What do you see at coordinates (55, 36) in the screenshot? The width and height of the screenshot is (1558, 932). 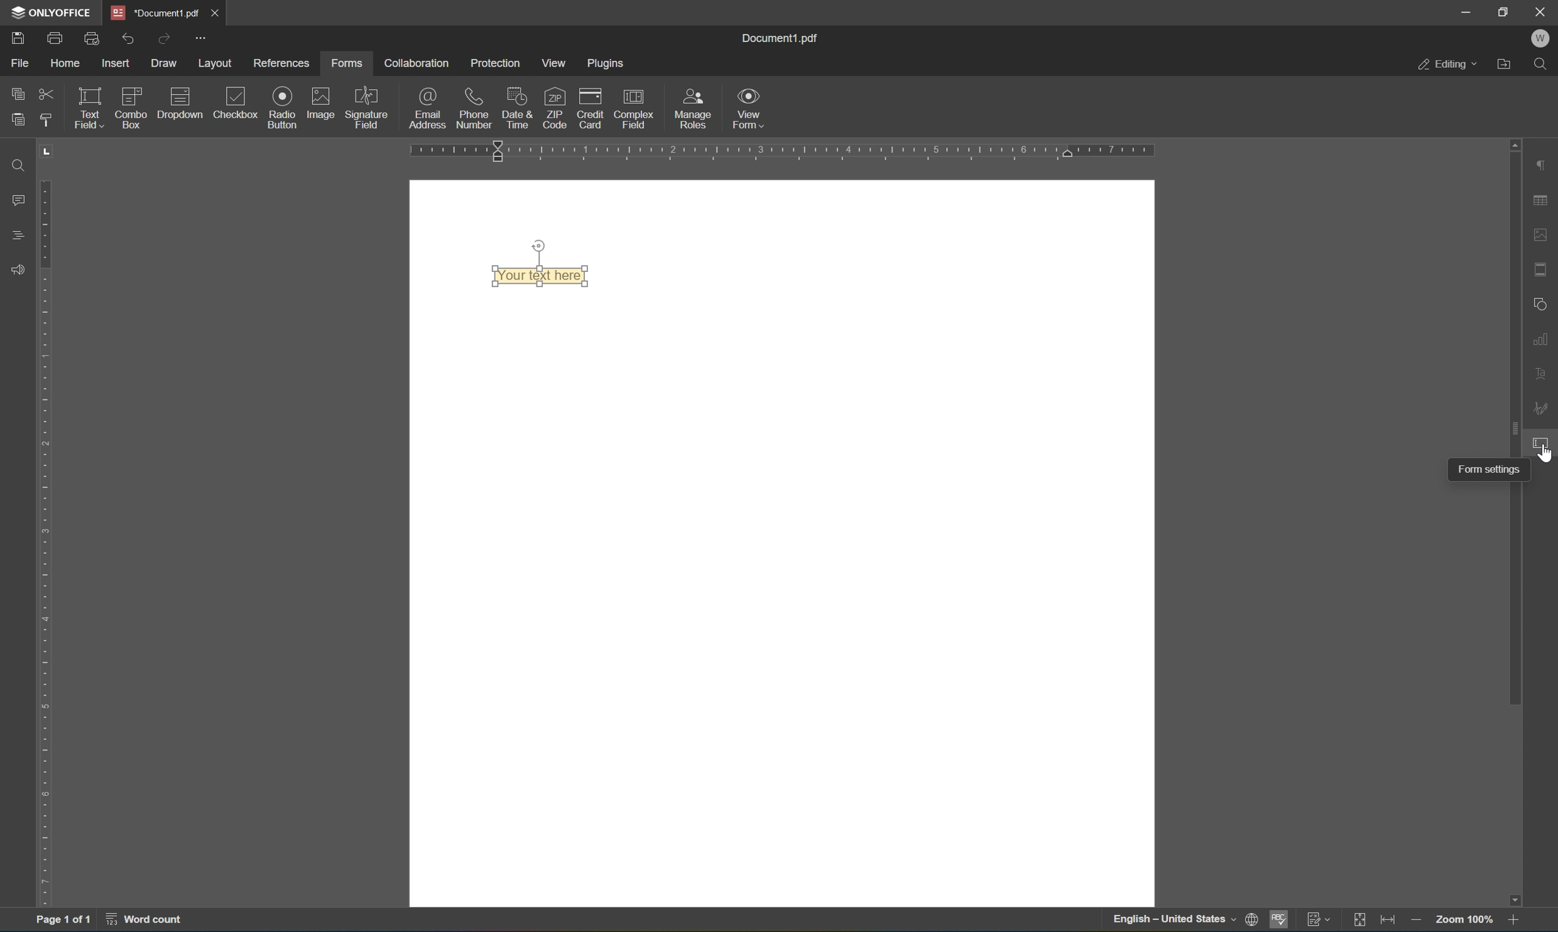 I see `print` at bounding box center [55, 36].